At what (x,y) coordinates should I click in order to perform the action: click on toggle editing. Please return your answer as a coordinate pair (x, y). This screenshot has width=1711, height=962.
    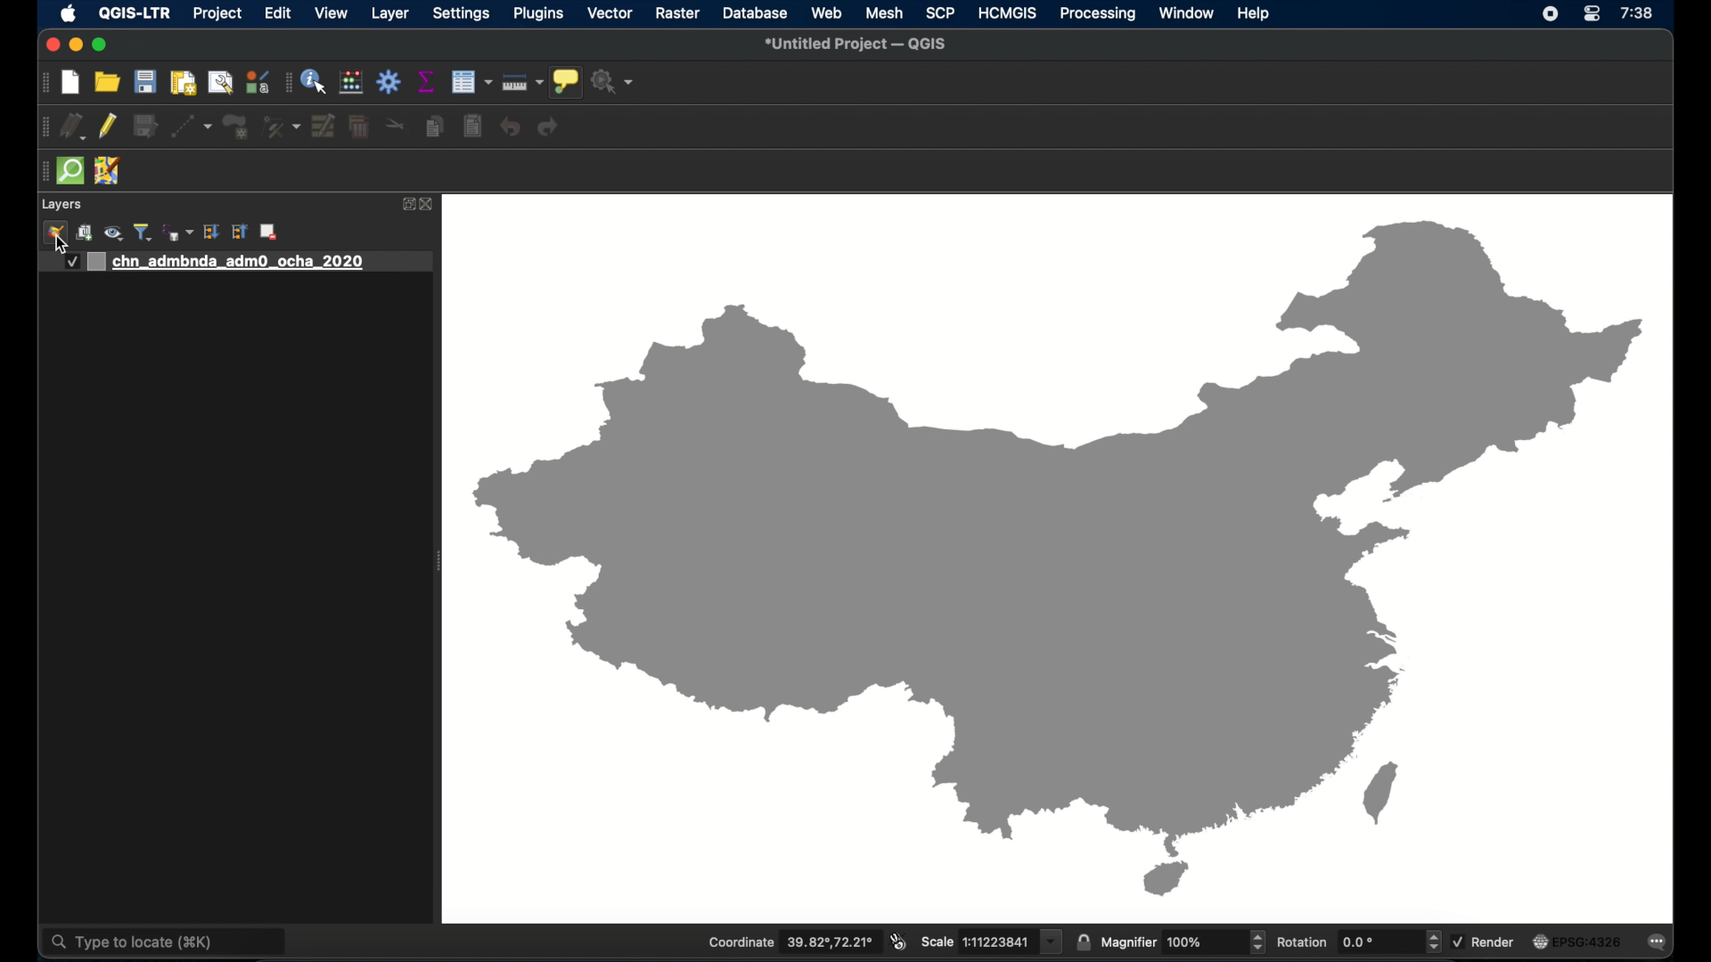
    Looking at the image, I should click on (108, 126).